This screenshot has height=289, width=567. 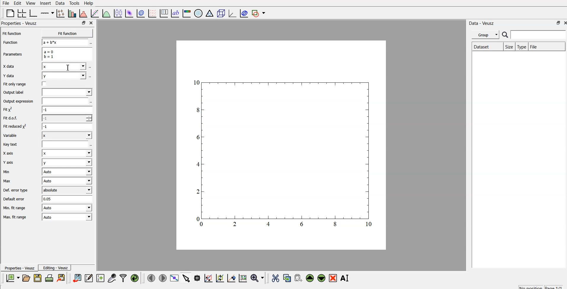 What do you see at coordinates (15, 163) in the screenshot?
I see `Y axis` at bounding box center [15, 163].